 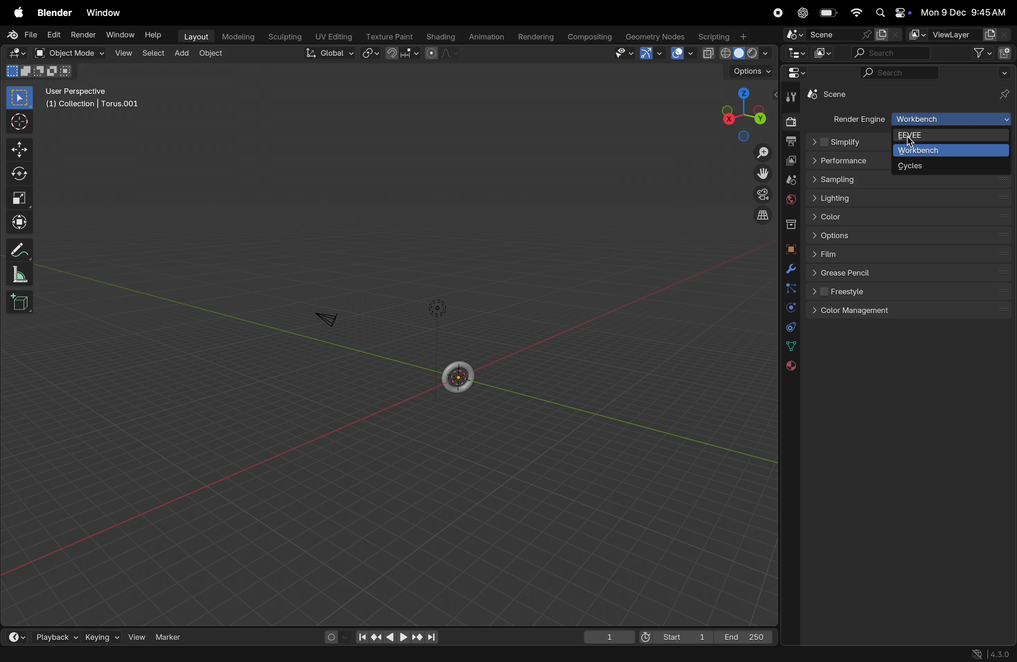 What do you see at coordinates (908, 197) in the screenshot?
I see `Lightning` at bounding box center [908, 197].